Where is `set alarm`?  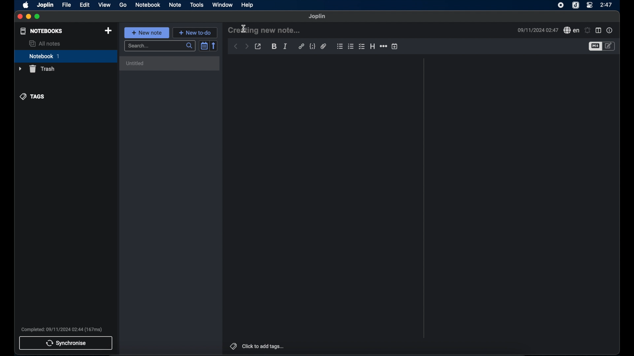
set alarm is located at coordinates (587, 30).